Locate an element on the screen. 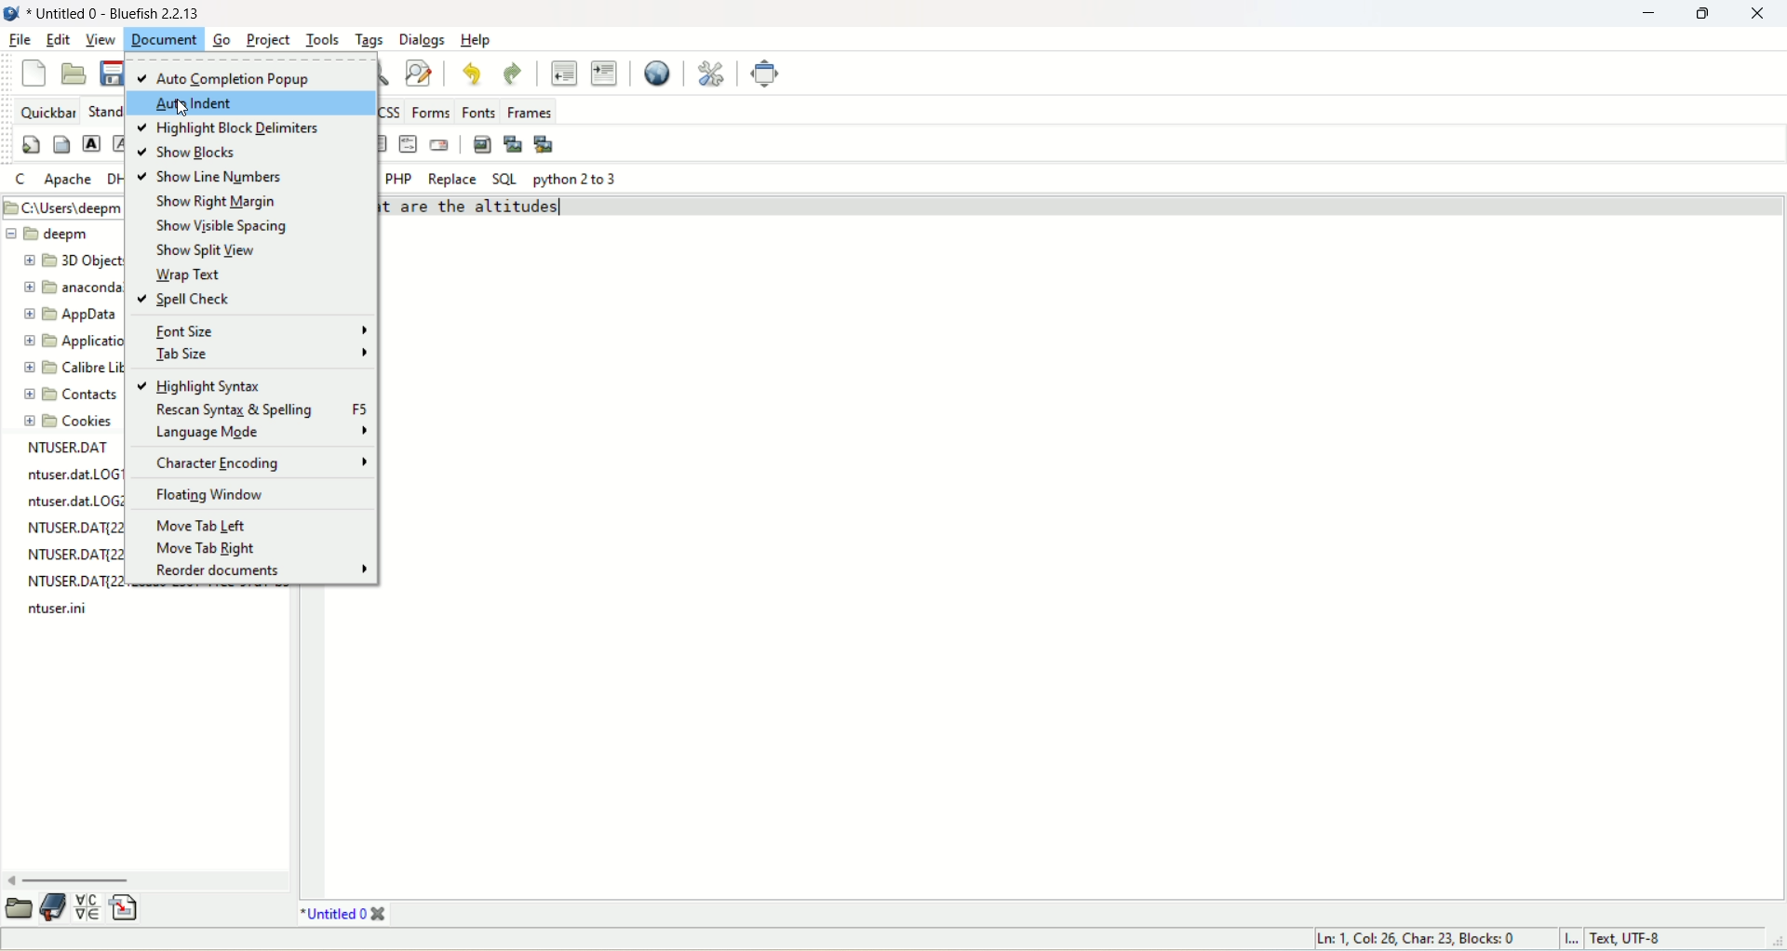 The width and height of the screenshot is (1787, 951). project is located at coordinates (266, 38).